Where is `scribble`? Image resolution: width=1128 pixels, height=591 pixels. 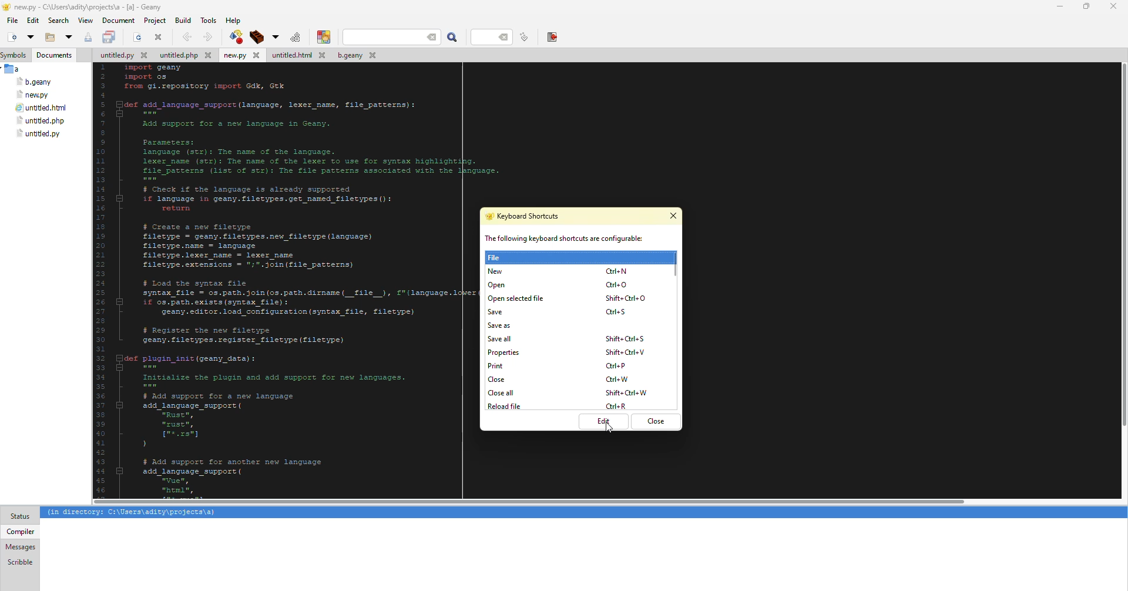 scribble is located at coordinates (19, 562).